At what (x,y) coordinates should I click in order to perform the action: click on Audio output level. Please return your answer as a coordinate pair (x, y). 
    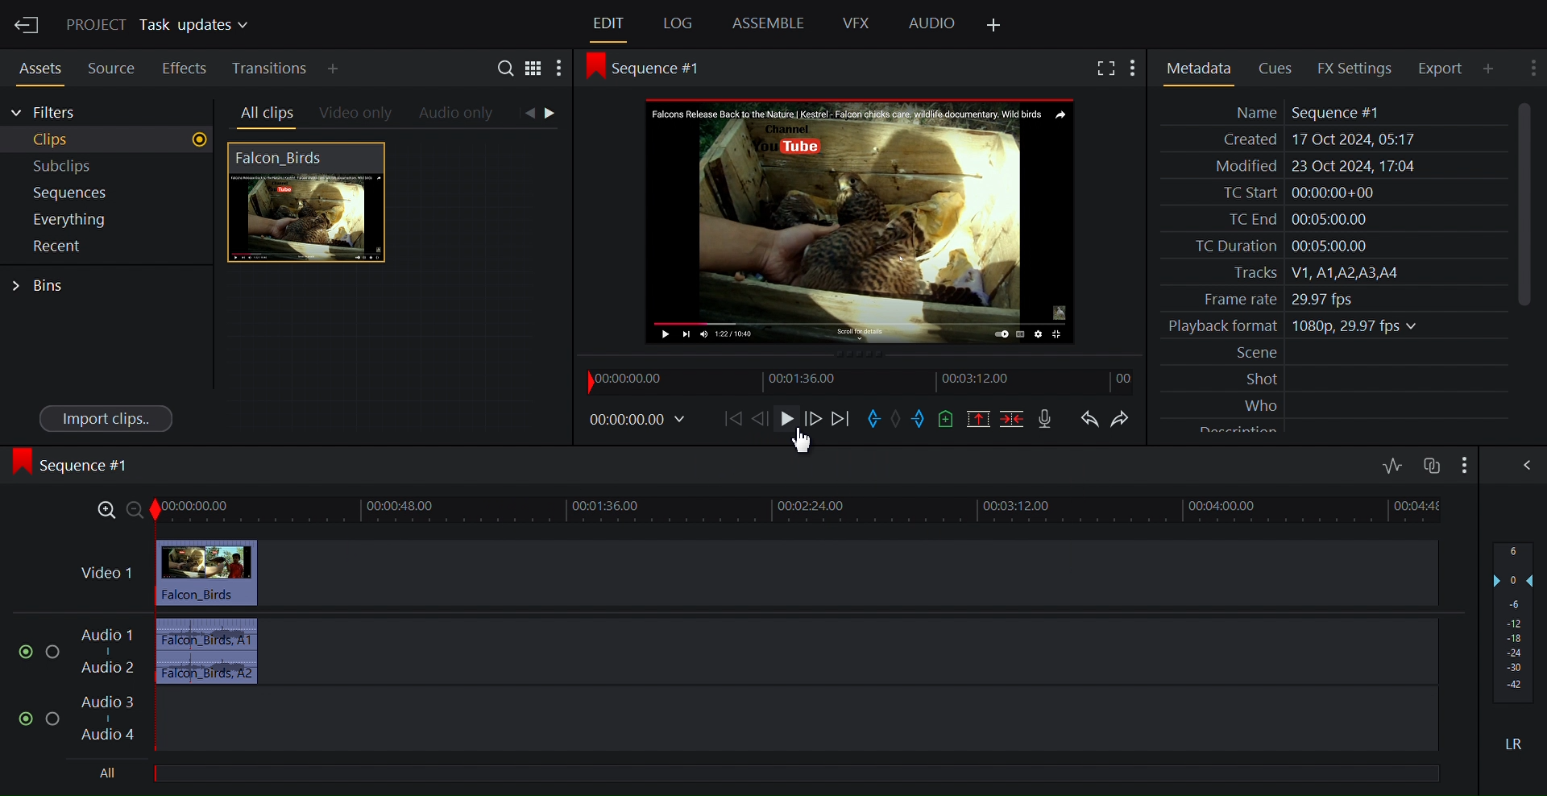
    Looking at the image, I should click on (1512, 621).